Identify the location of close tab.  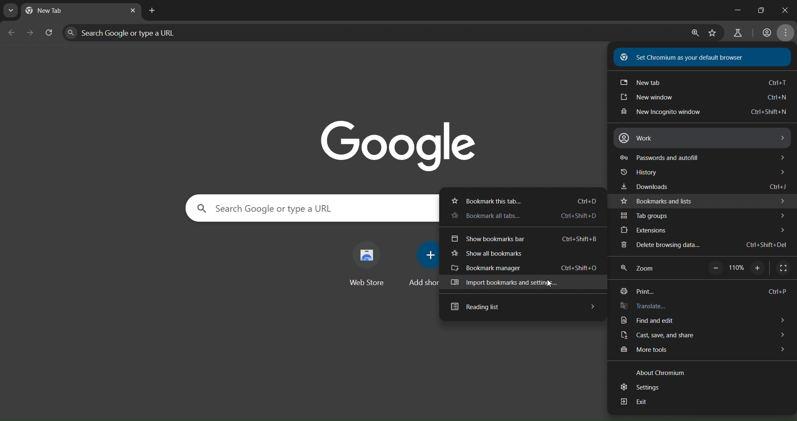
(134, 10).